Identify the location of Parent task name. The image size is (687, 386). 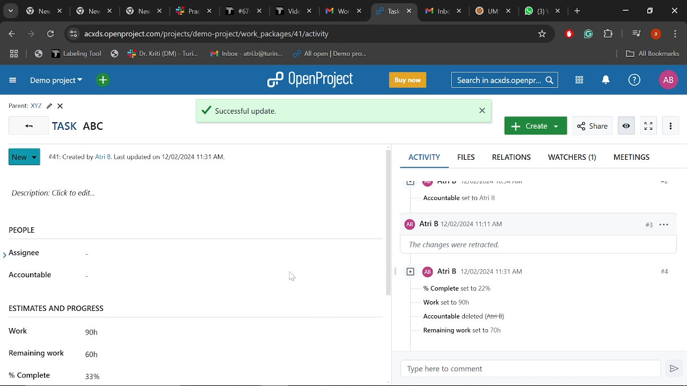
(35, 106).